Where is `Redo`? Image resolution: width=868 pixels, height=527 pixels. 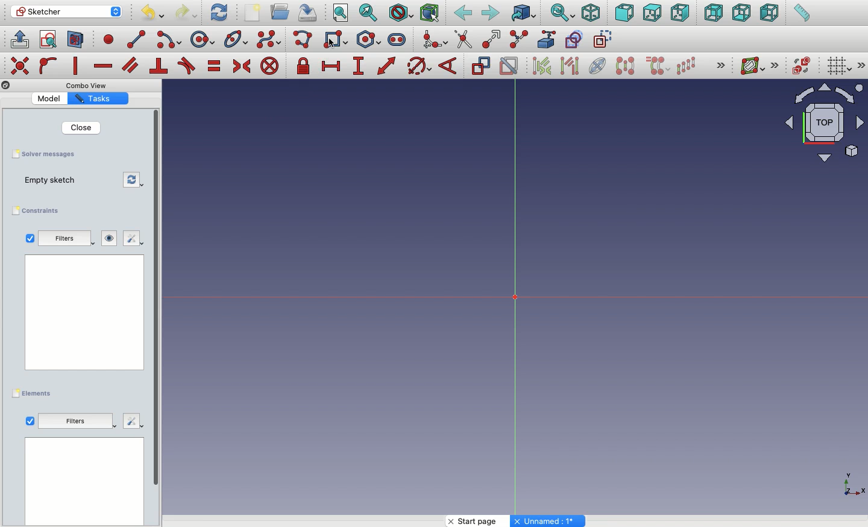 Redo is located at coordinates (188, 13).